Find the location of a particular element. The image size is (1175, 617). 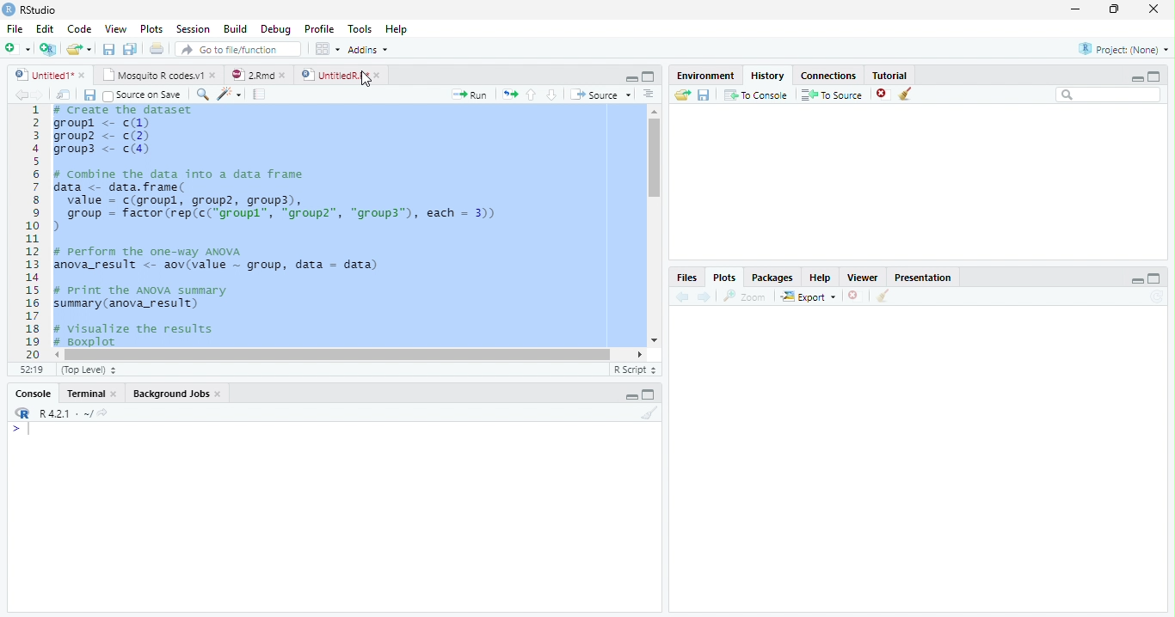

Minimize is located at coordinates (1135, 78).